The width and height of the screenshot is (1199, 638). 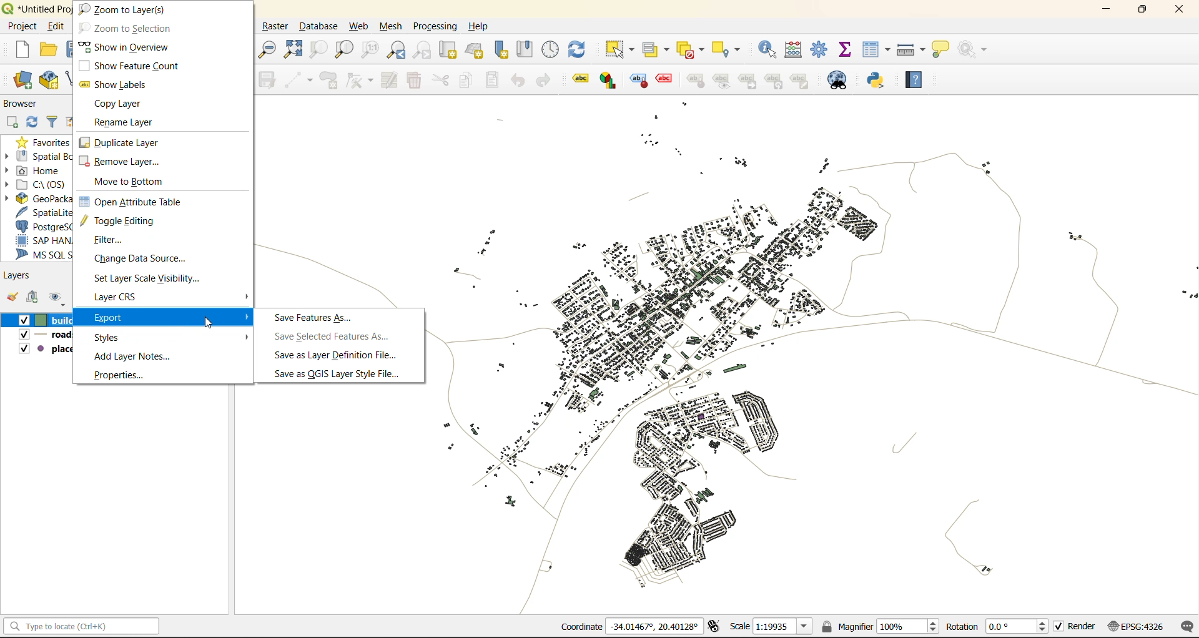 I want to click on zoom out, so click(x=269, y=50).